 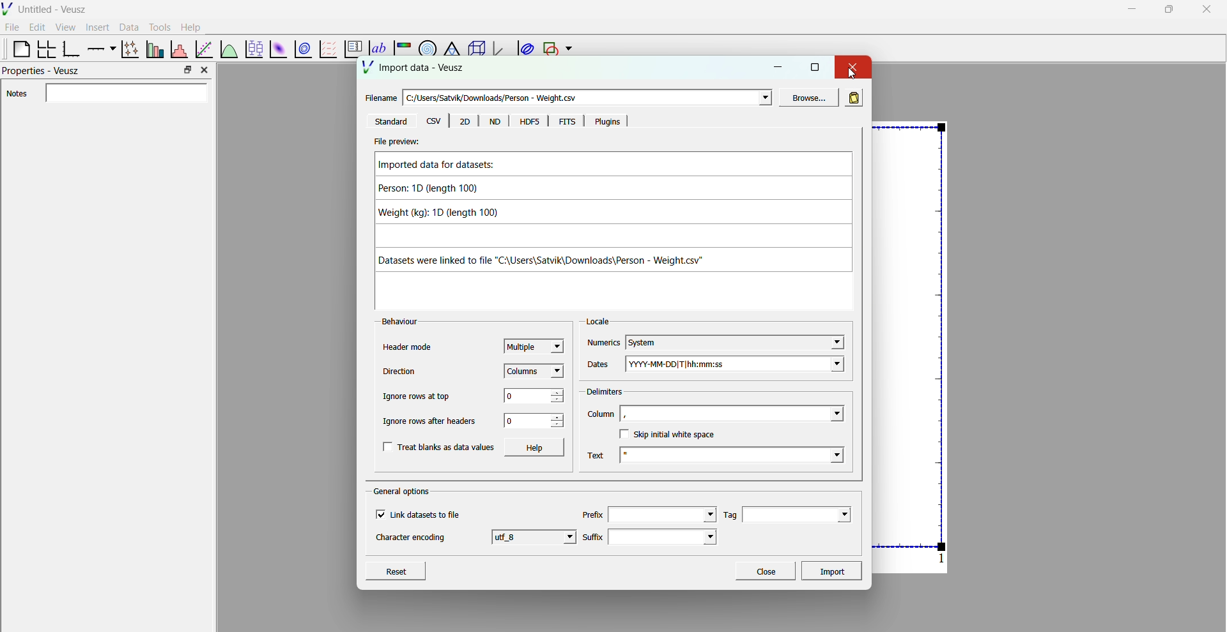 I want to click on plot key, so click(x=351, y=50).